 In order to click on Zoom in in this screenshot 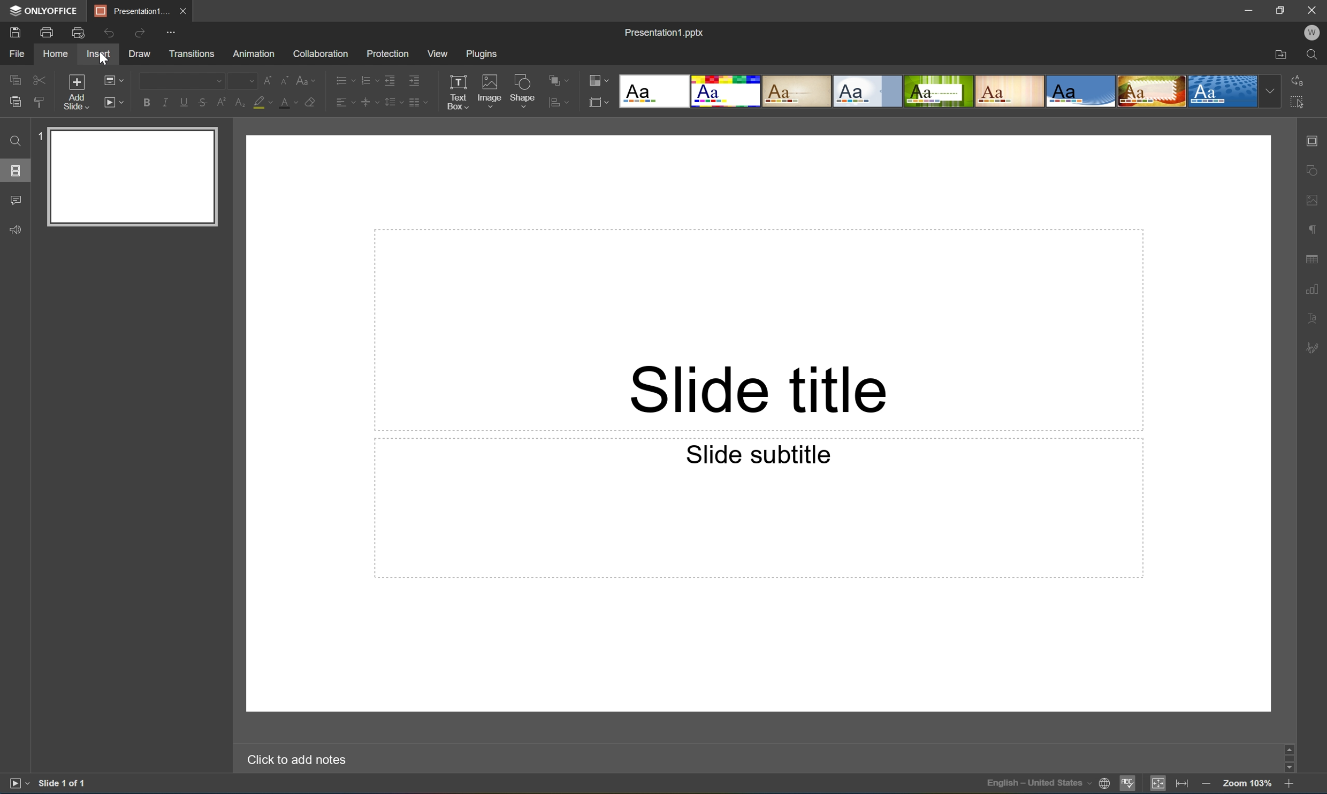, I will do `click(1292, 783)`.